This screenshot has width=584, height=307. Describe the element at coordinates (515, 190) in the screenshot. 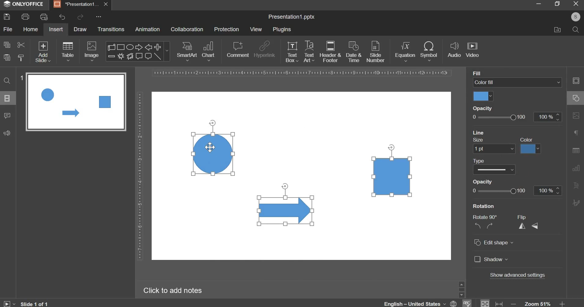

I see `opacity` at that location.